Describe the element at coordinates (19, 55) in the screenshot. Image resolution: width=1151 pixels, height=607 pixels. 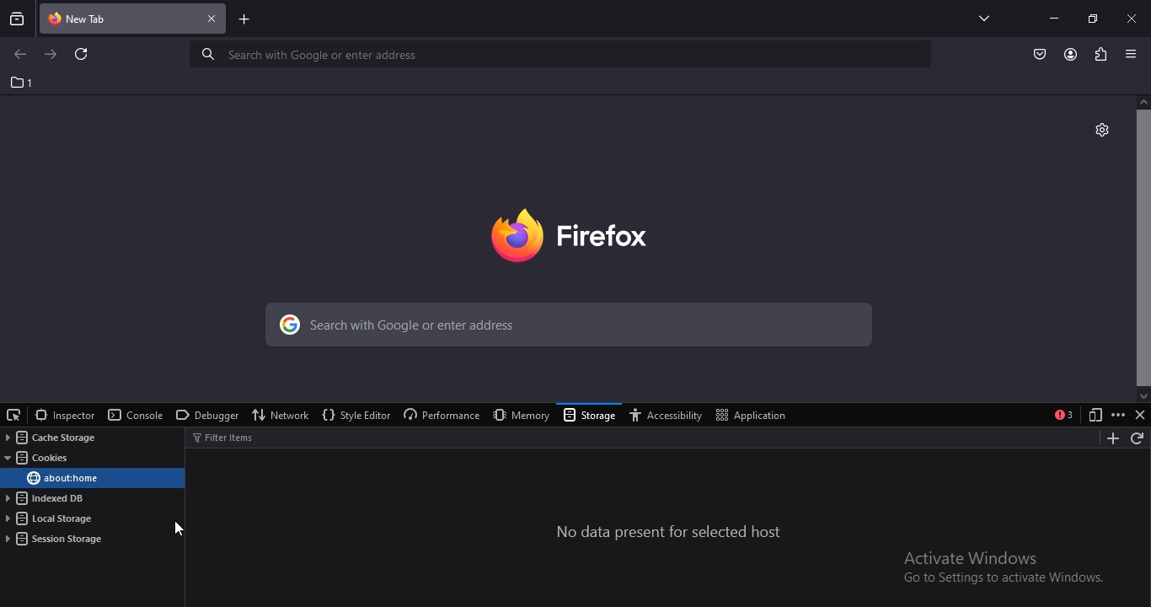
I see `click to go to previous page` at that location.